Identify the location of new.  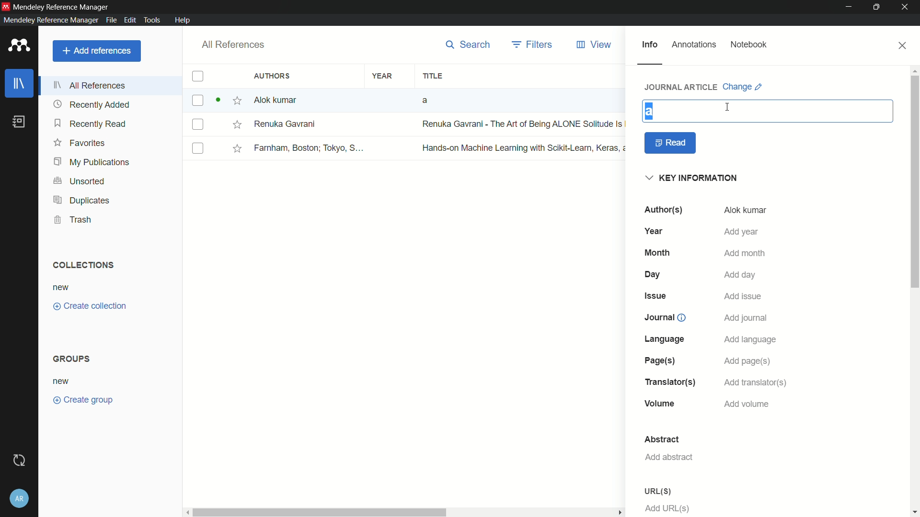
(62, 382).